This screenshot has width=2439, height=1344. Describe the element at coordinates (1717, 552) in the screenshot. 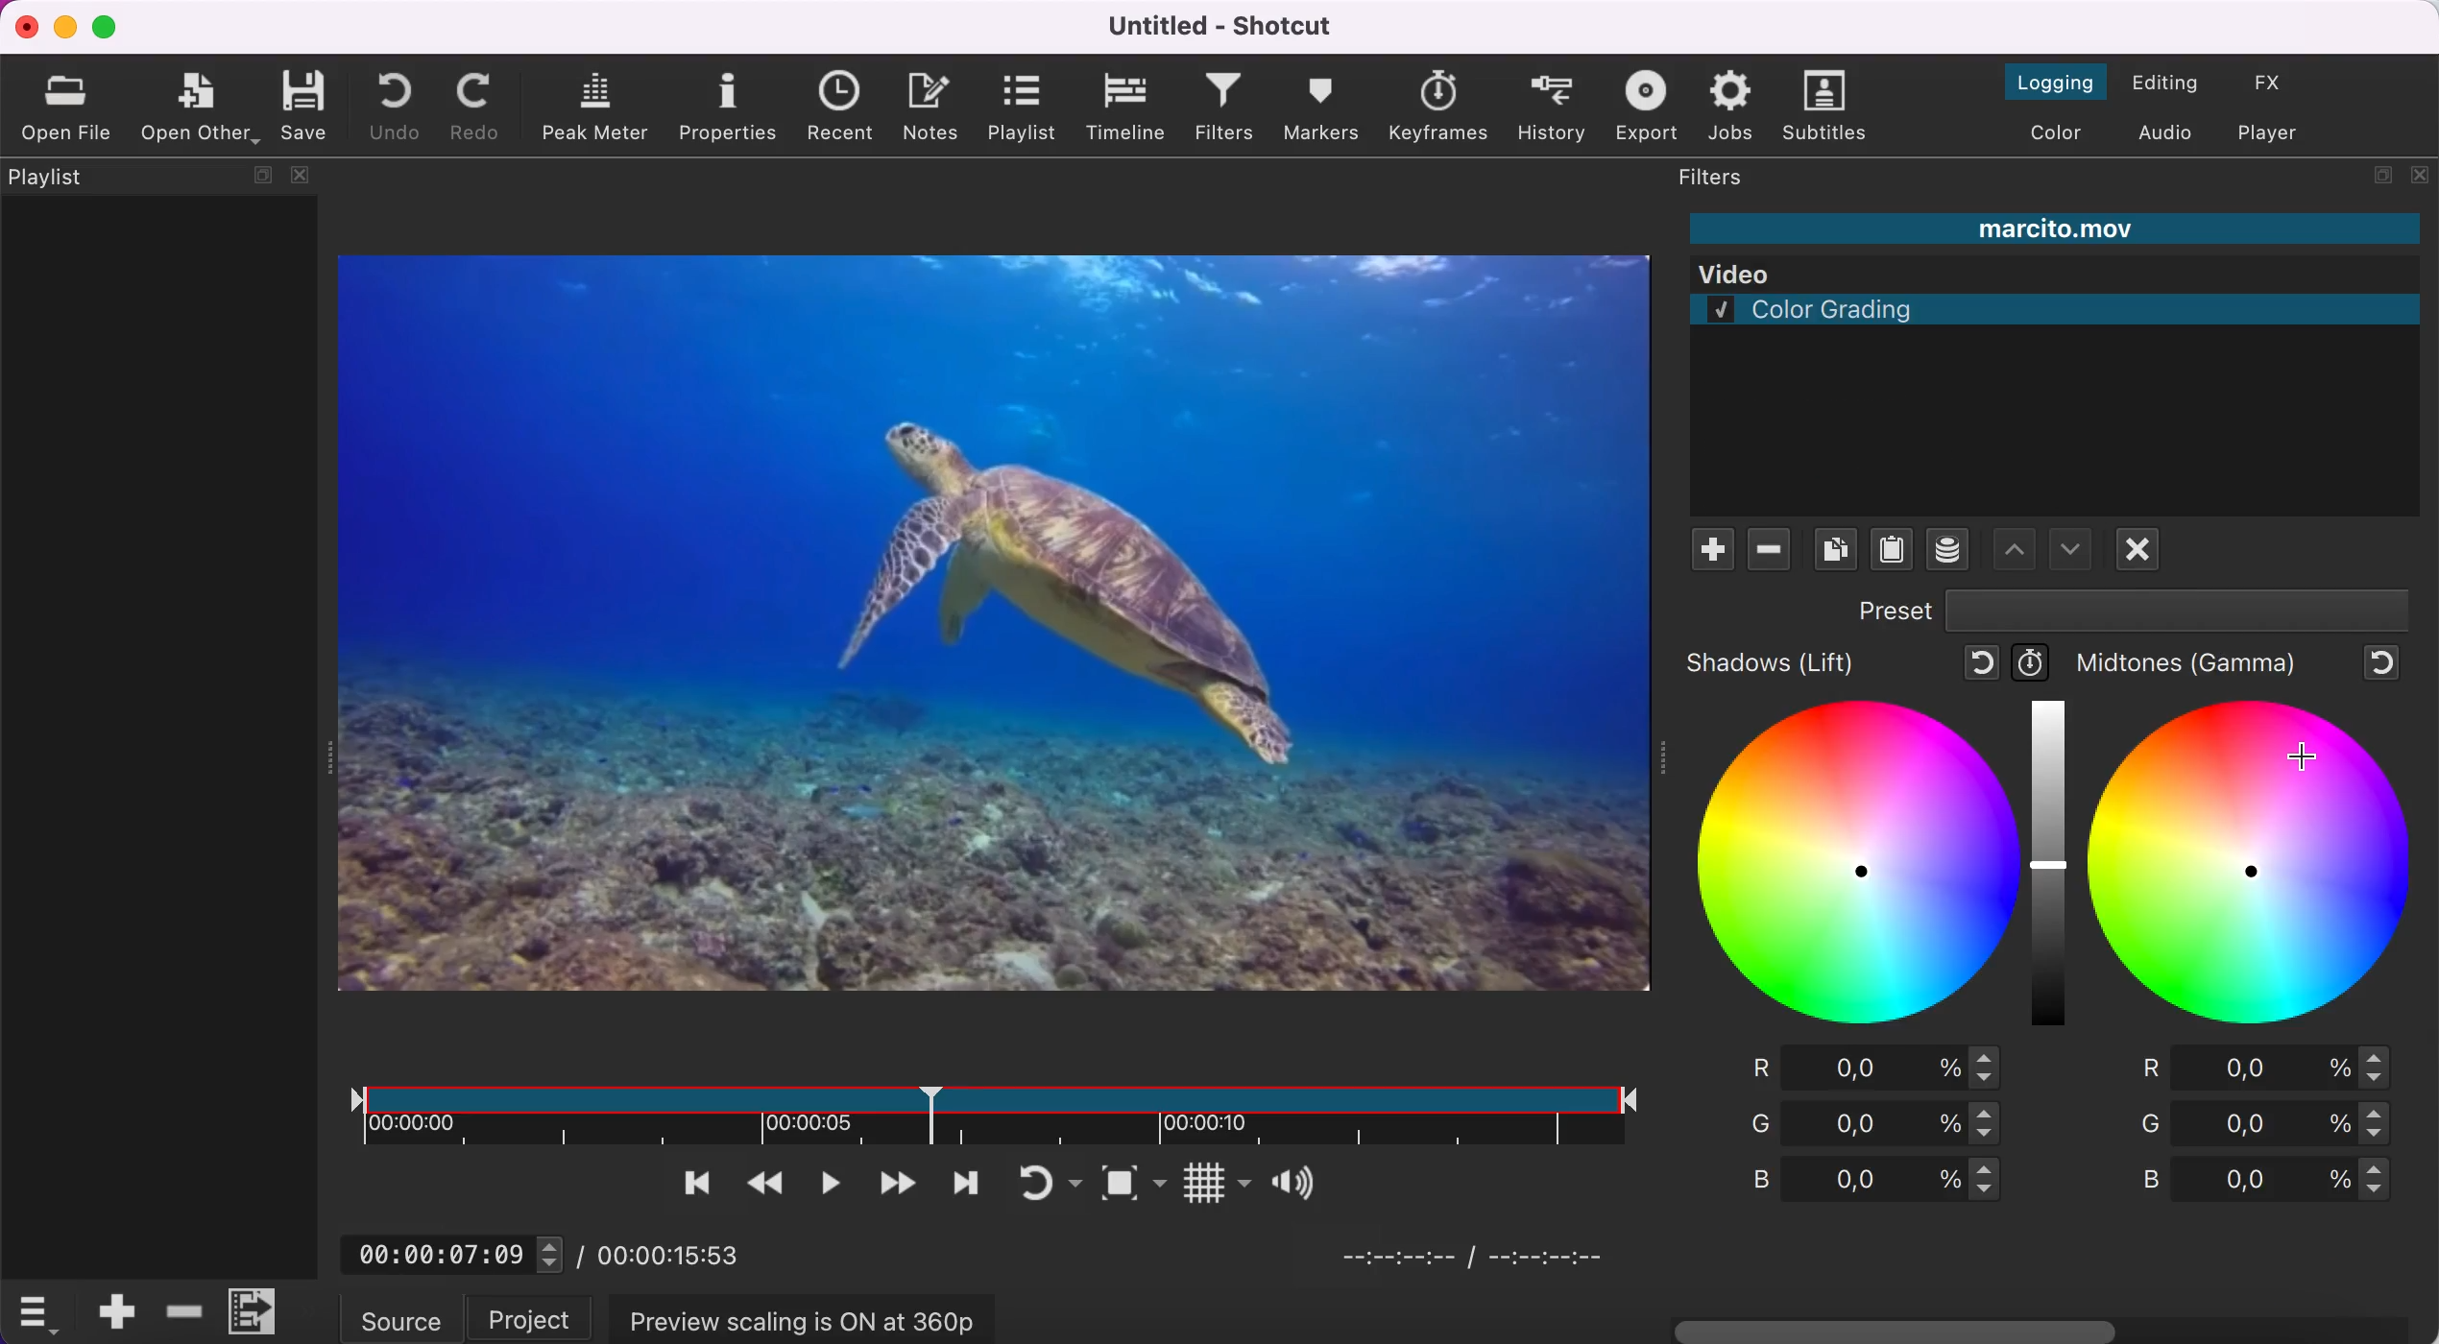

I see `add filte` at that location.